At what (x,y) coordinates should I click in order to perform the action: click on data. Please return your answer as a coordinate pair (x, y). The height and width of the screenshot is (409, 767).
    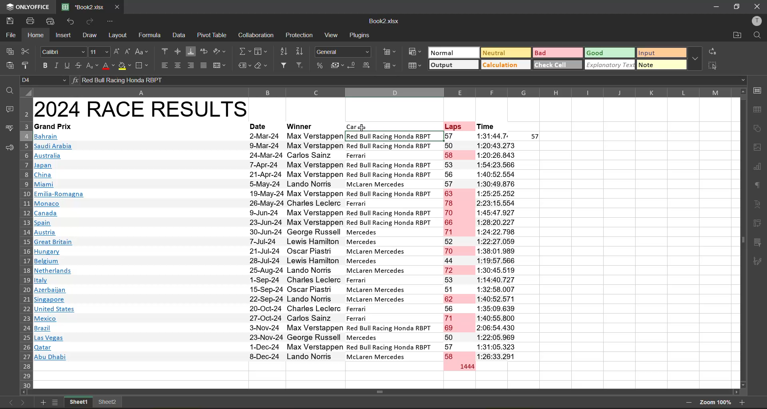
    Looking at the image, I should click on (181, 36).